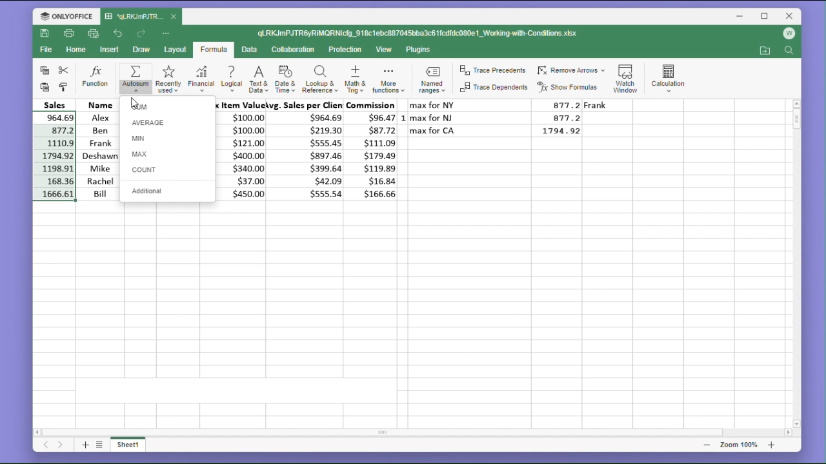  Describe the element at coordinates (672, 76) in the screenshot. I see `calculation` at that location.